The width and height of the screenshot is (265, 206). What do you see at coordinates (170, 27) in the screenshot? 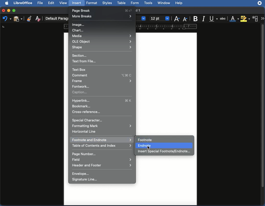
I see `Ruler` at bounding box center [170, 27].